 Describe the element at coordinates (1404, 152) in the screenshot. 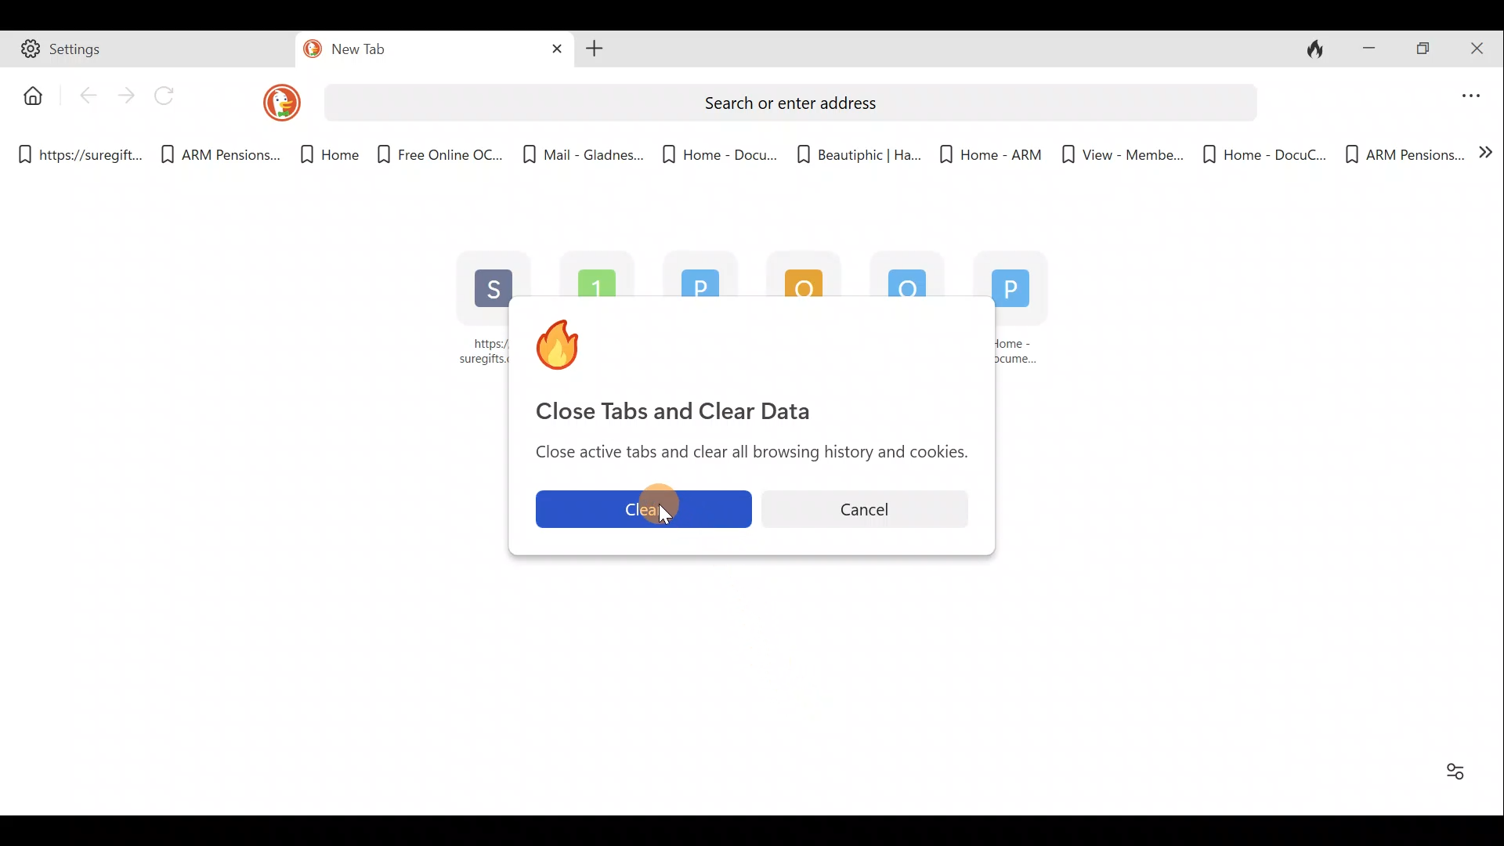

I see `ARM Pensions...` at that location.